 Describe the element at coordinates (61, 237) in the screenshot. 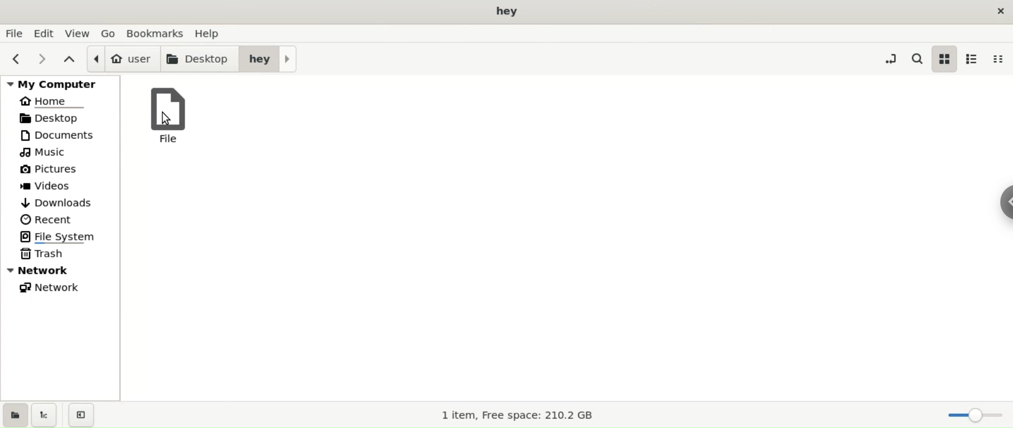

I see `filesystem` at that location.